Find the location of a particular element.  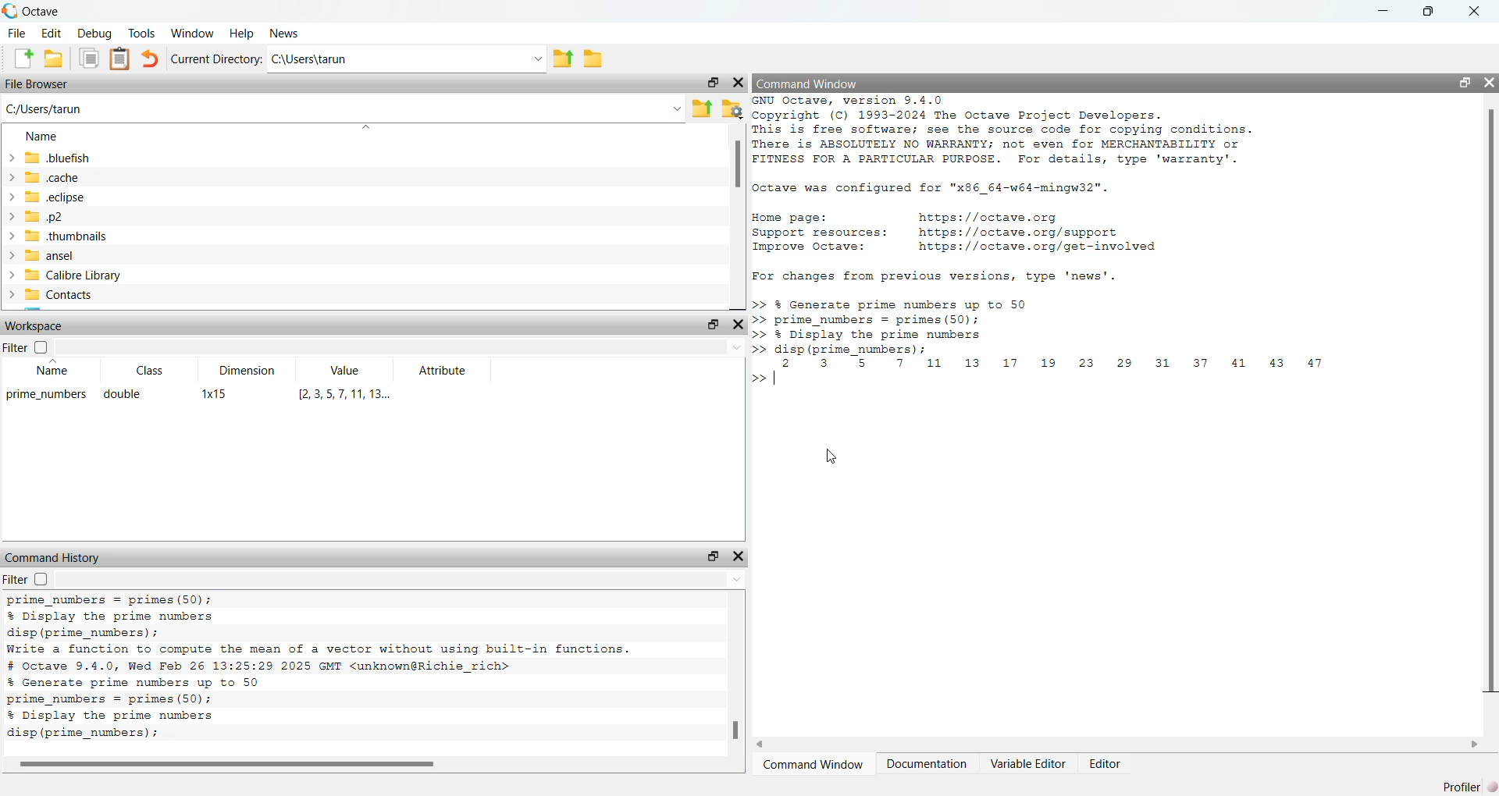

For changes from previous versions, type 'news'. is located at coordinates (935, 276).